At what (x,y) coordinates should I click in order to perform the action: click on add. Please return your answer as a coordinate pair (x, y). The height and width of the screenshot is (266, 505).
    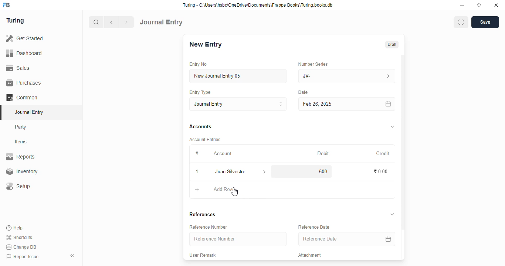
    Looking at the image, I should click on (197, 191).